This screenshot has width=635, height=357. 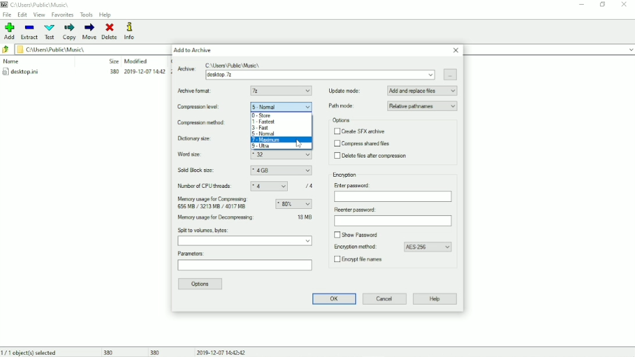 I want to click on AES-256, so click(x=428, y=247).